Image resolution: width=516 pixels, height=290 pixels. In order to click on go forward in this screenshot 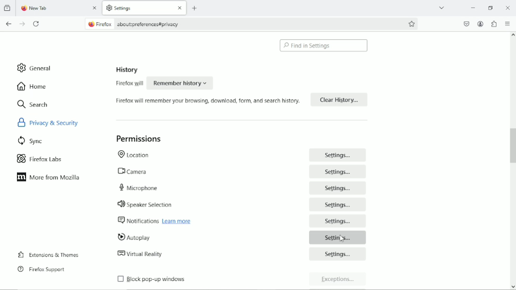, I will do `click(23, 24)`.